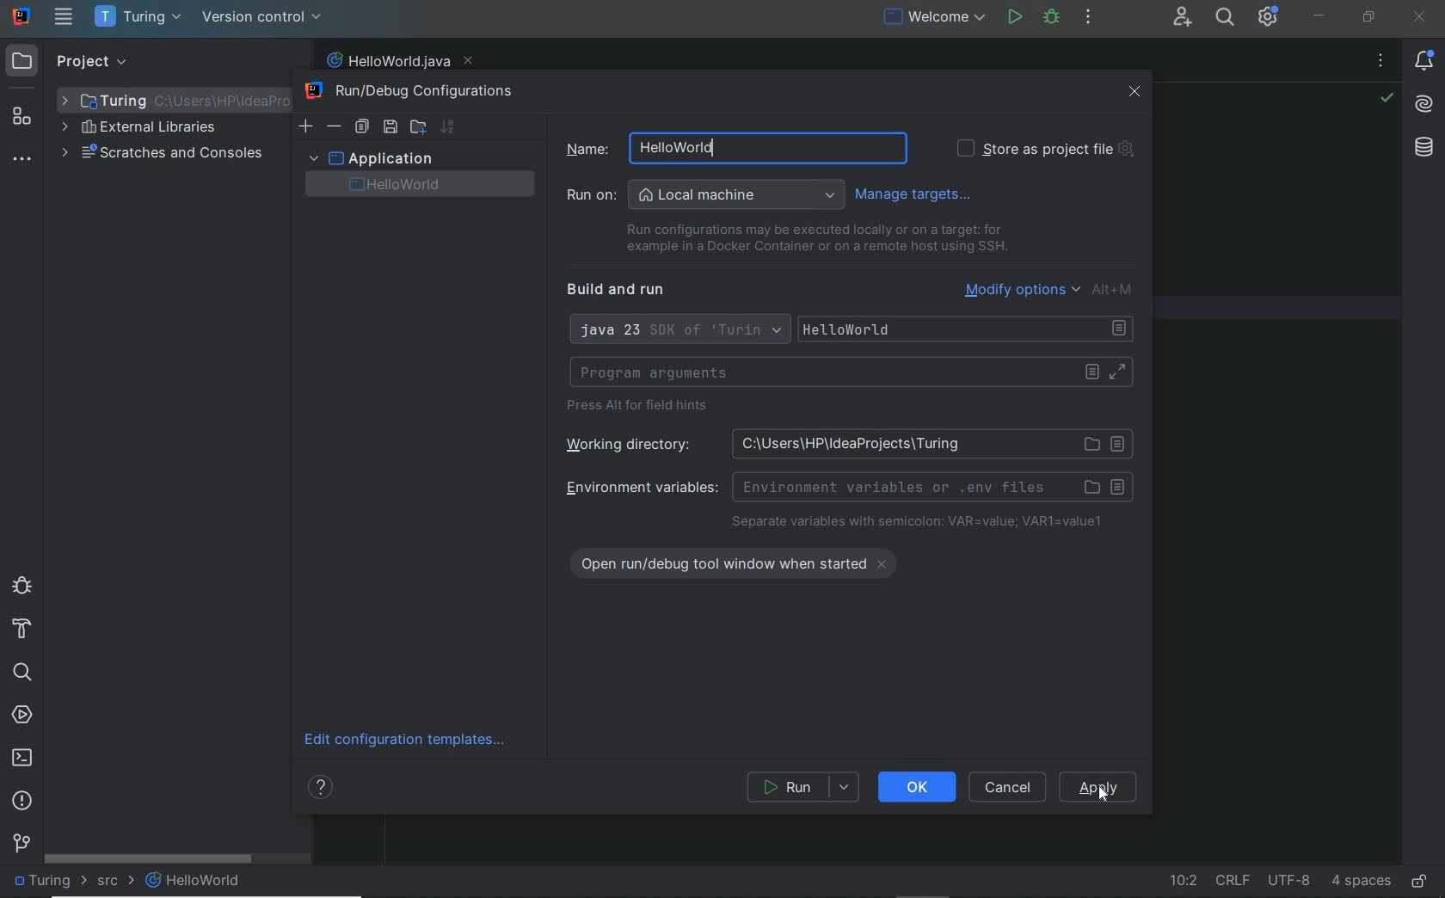 The image size is (1445, 898). What do you see at coordinates (1427, 151) in the screenshot?
I see `Database` at bounding box center [1427, 151].